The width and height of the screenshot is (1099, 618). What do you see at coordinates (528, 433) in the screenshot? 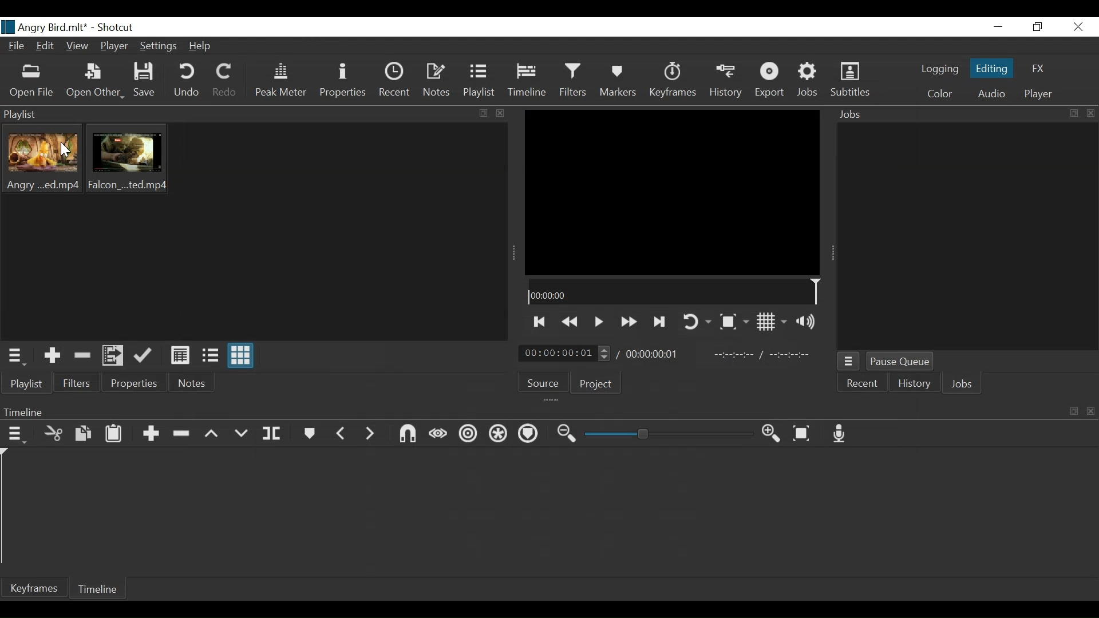
I see `Ripple Markers` at bounding box center [528, 433].